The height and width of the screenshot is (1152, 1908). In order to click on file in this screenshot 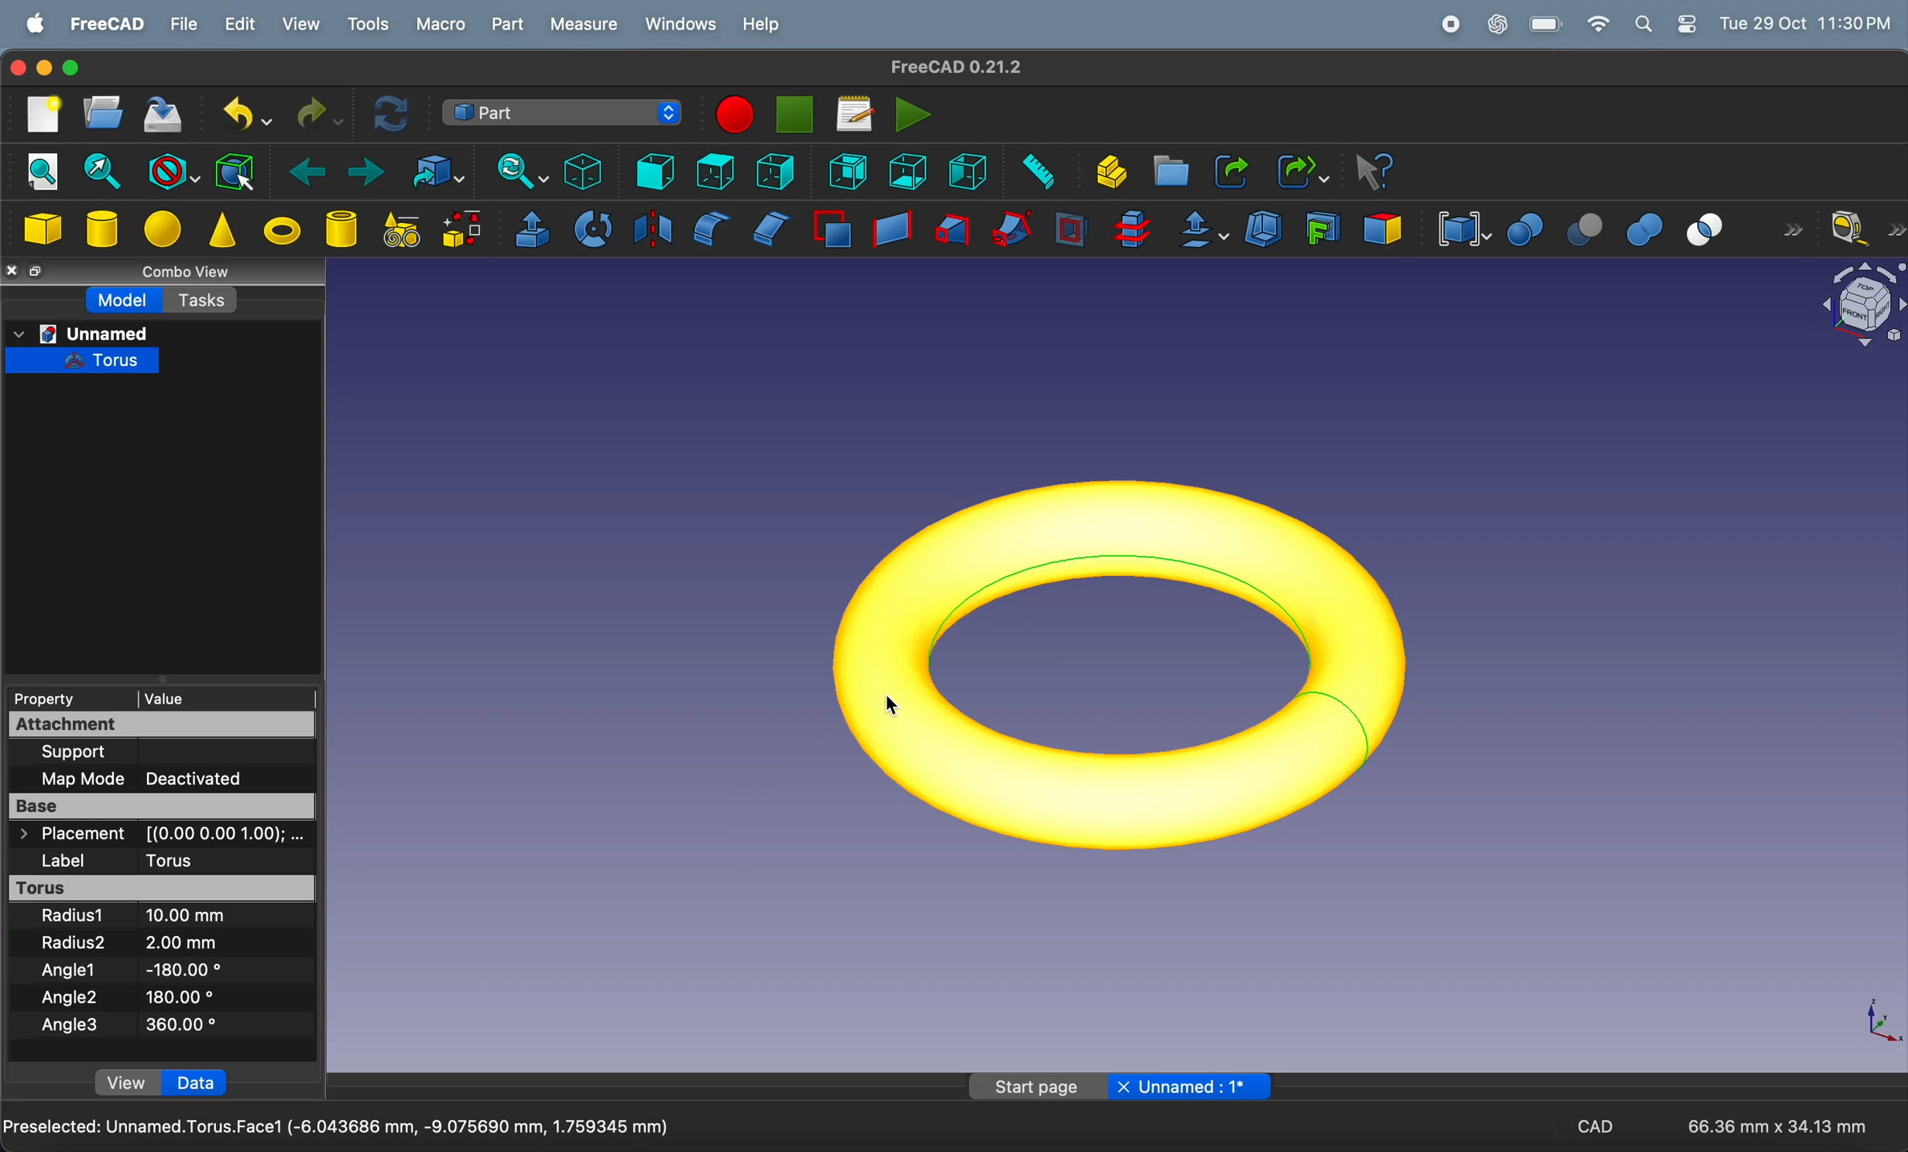, I will do `click(183, 24)`.